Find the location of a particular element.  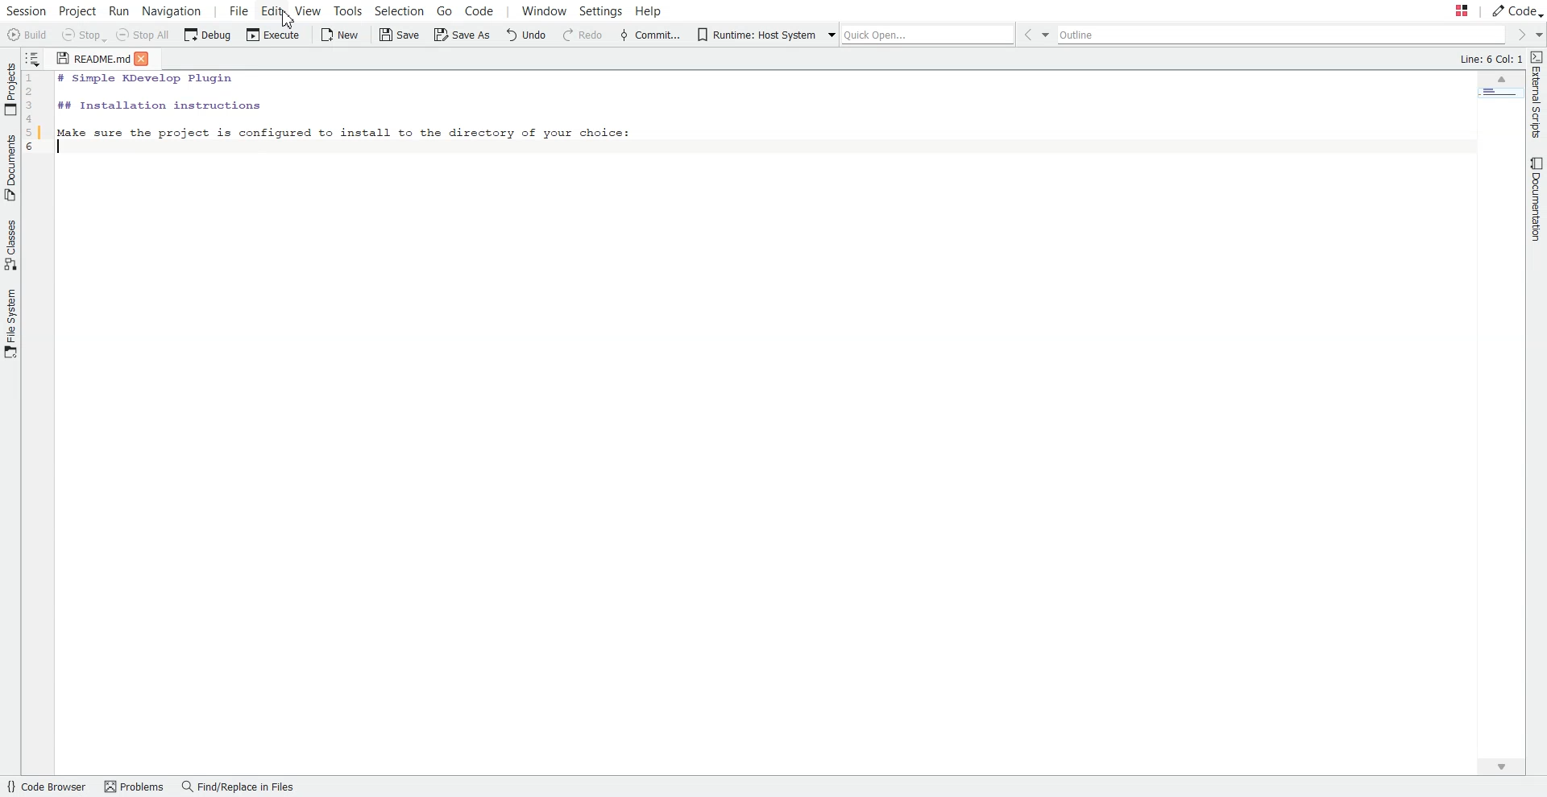

Edit is located at coordinates (272, 10).